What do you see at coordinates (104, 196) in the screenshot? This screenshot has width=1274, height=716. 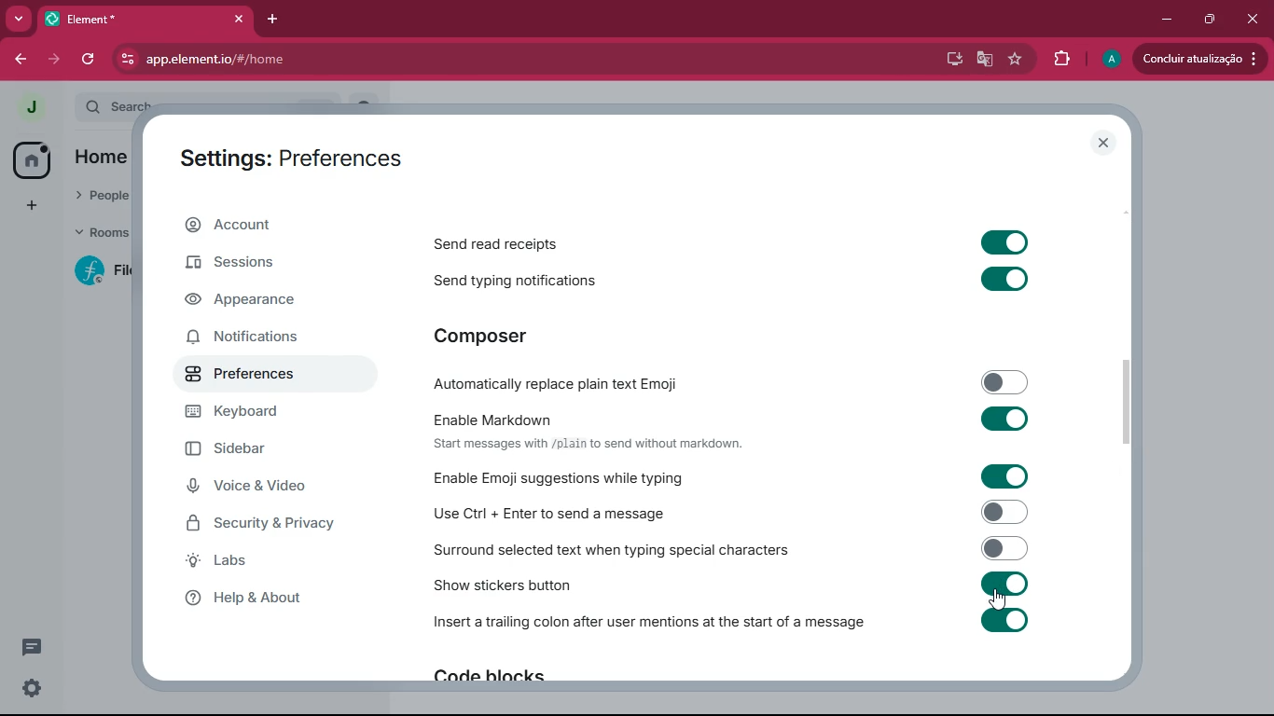 I see `people` at bounding box center [104, 196].